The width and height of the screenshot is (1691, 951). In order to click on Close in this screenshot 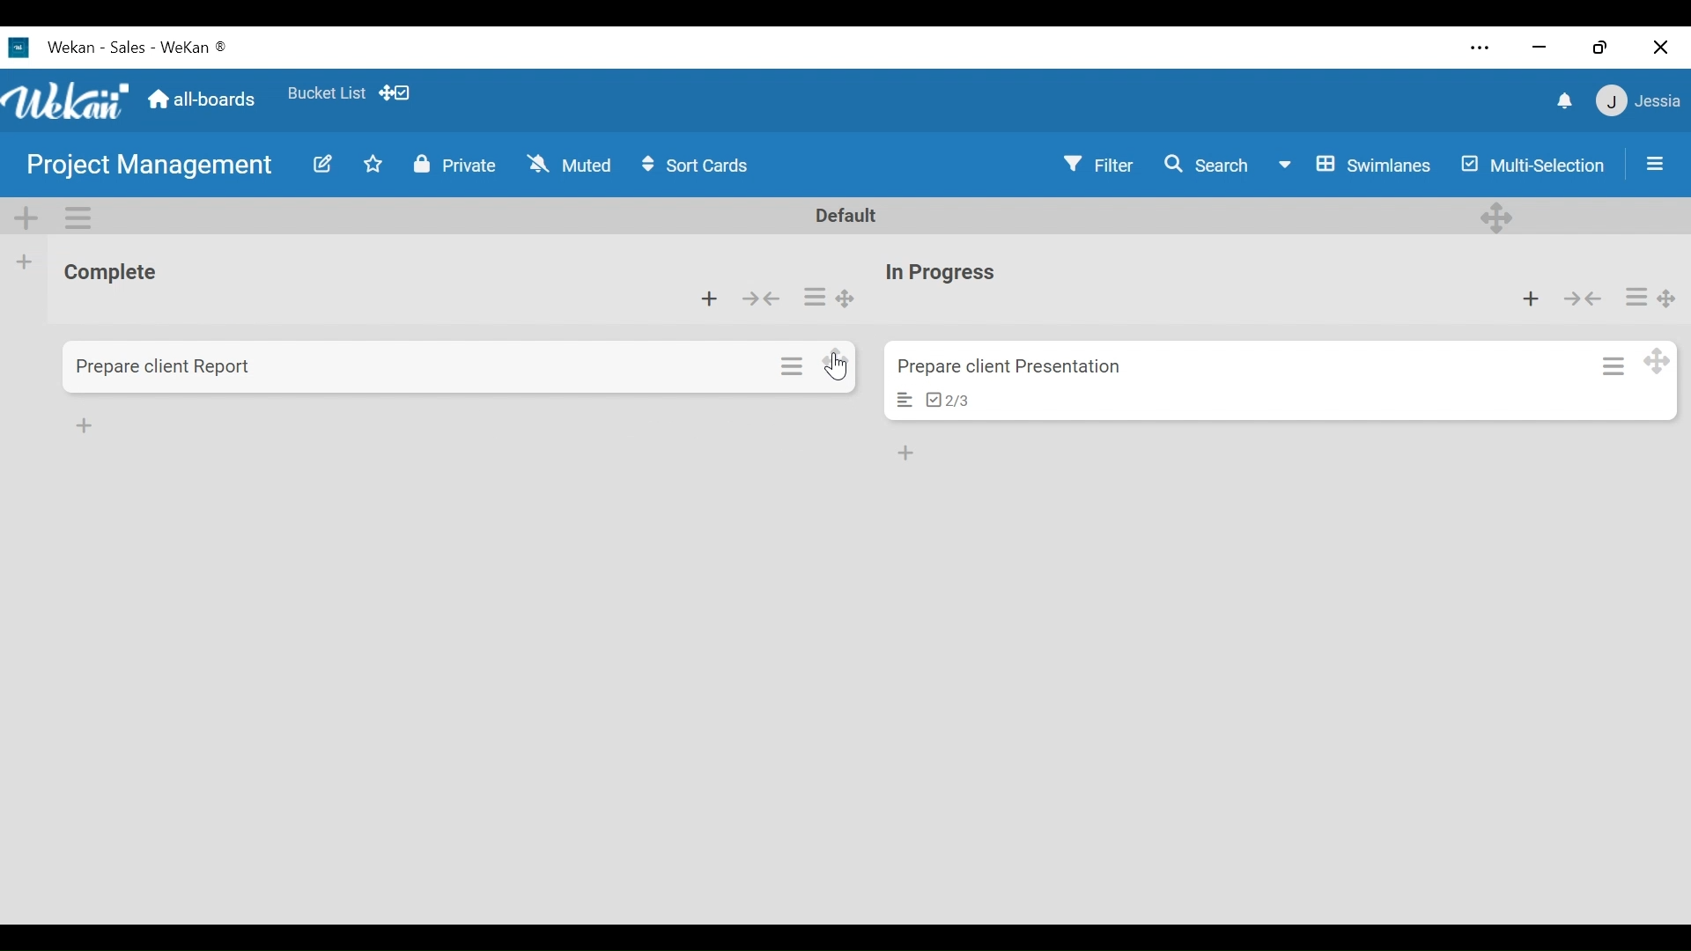, I will do `click(1662, 46)`.